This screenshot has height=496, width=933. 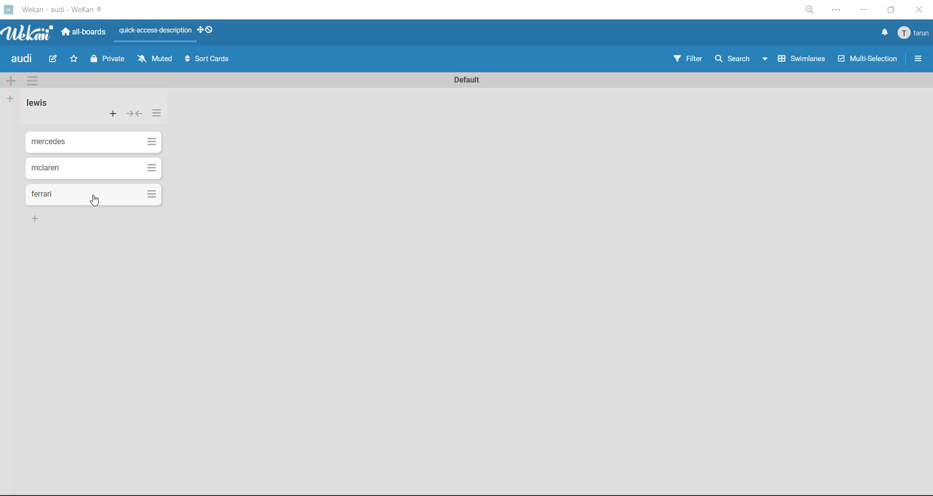 I want to click on multiselection, so click(x=868, y=60).